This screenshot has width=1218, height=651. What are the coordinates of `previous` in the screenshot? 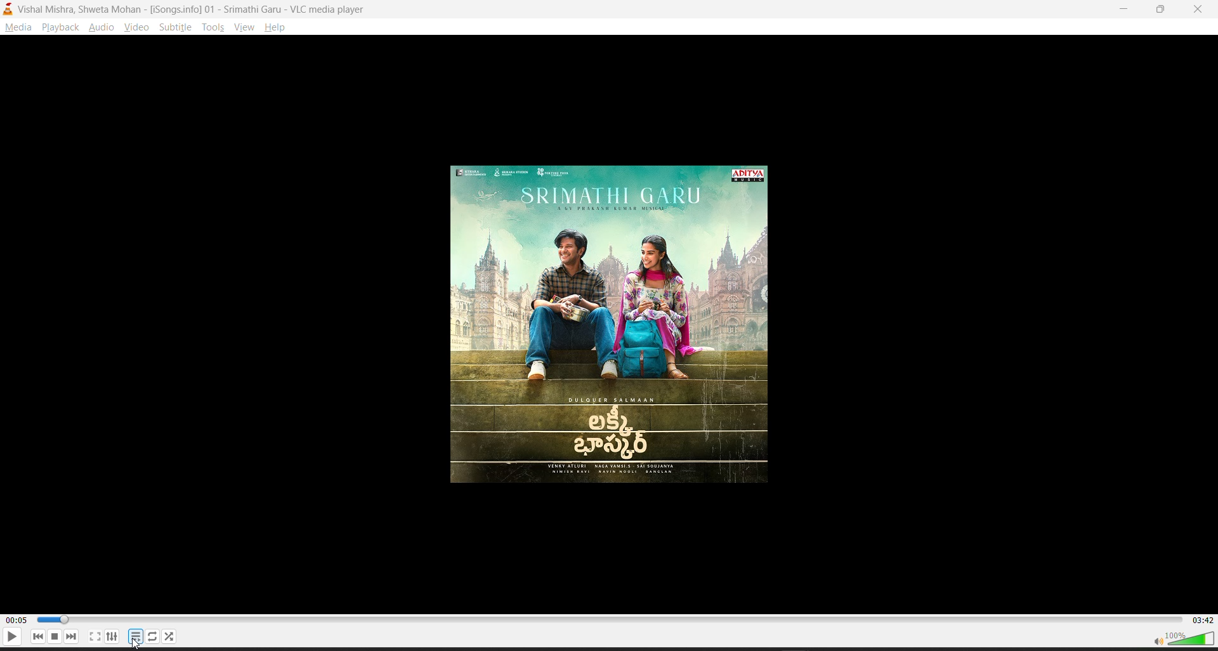 It's located at (38, 637).